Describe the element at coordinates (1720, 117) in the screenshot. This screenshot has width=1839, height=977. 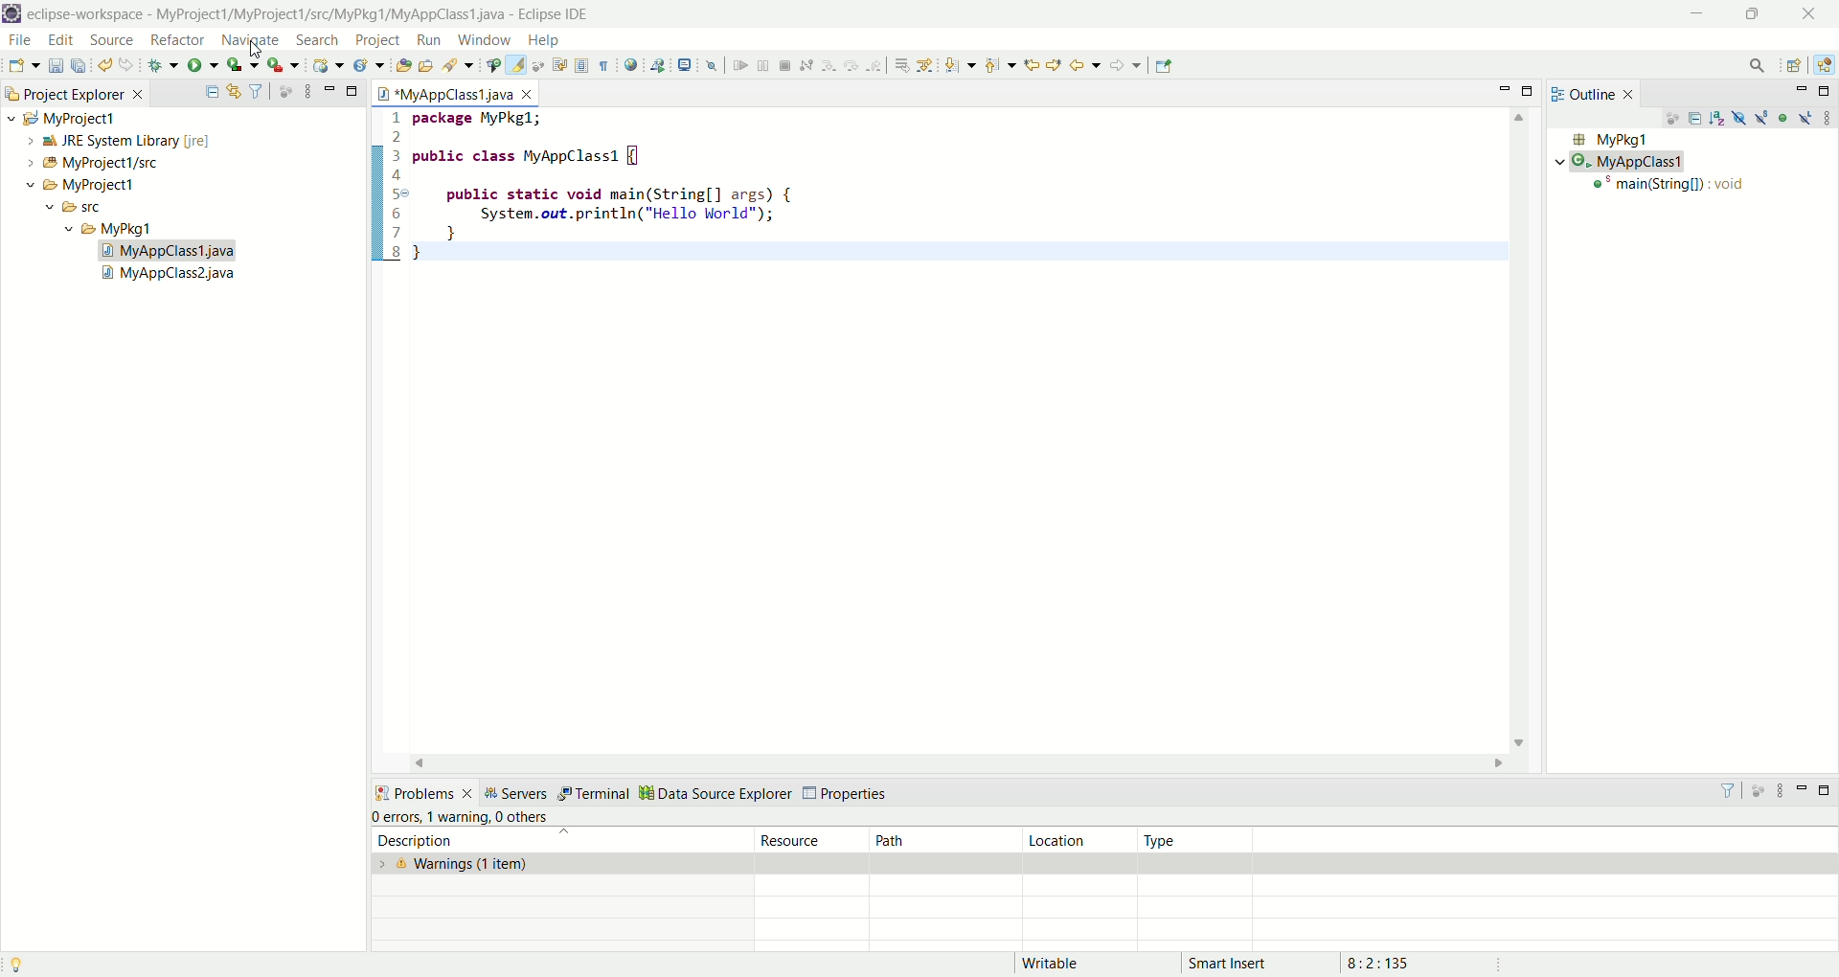
I see `sort` at that location.